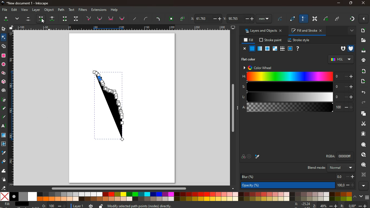 This screenshot has width=370, height=208. Describe the element at coordinates (90, 18) in the screenshot. I see `join` at that location.